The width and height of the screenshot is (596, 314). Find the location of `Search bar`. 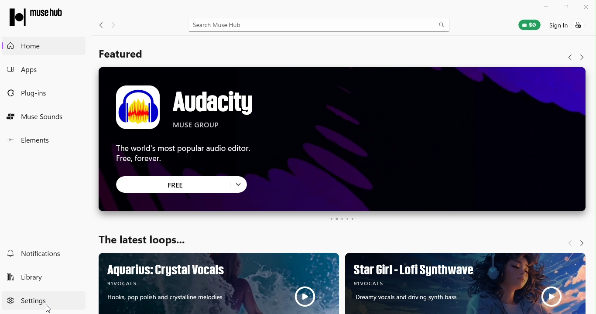

Search bar is located at coordinates (319, 26).